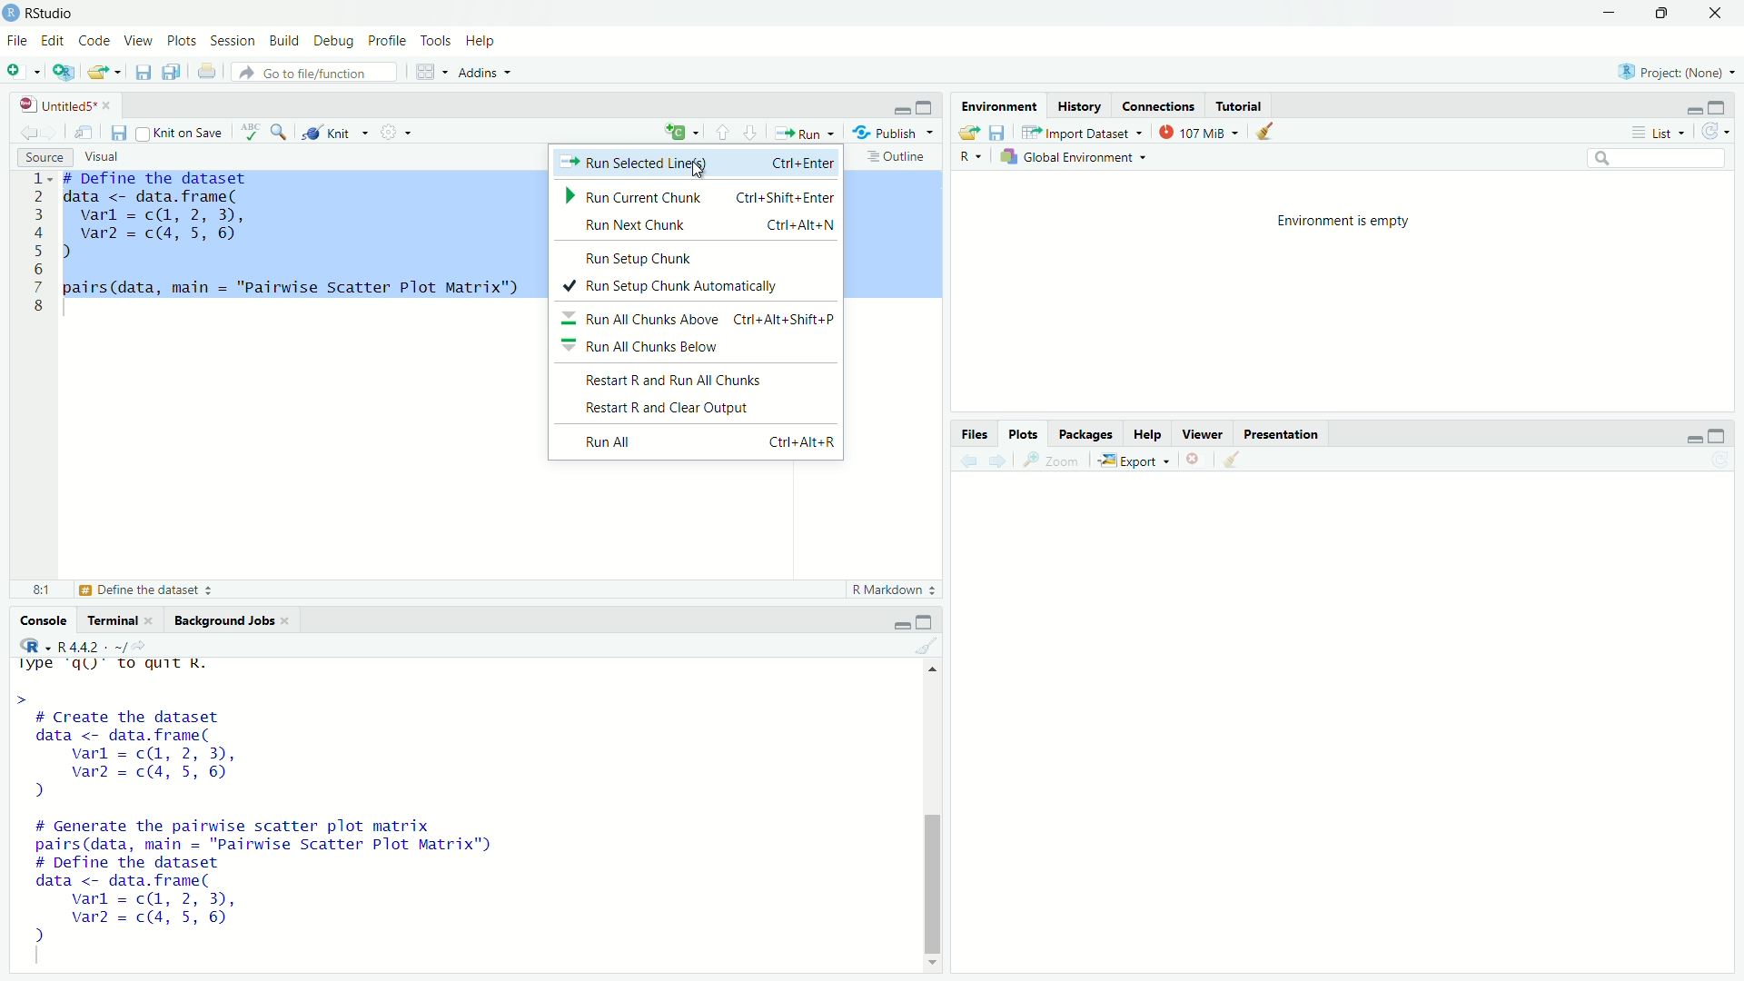  Describe the element at coordinates (313, 71) in the screenshot. I see `Go to file/function` at that location.